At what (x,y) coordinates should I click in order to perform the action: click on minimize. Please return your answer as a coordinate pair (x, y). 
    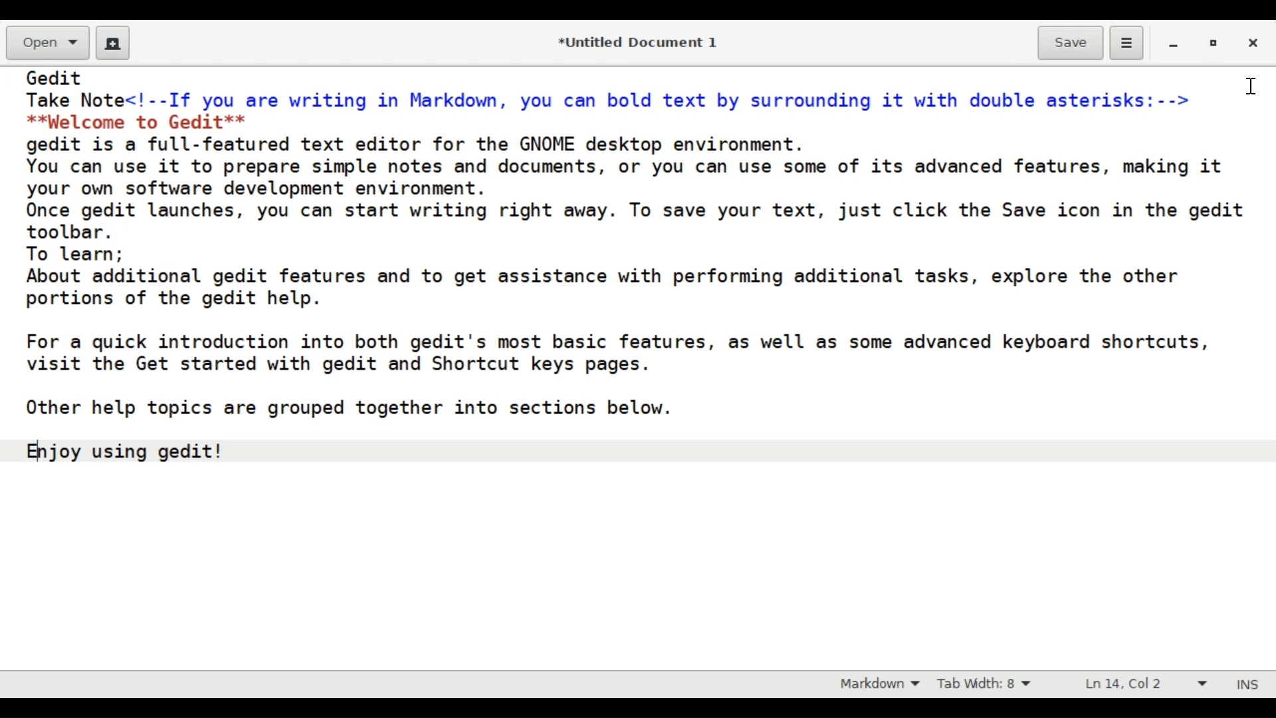
    Looking at the image, I should click on (1176, 43).